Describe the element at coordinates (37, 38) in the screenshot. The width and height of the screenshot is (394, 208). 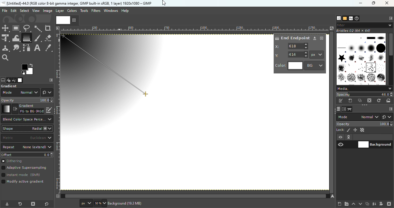
I see `Paint brush tool` at that location.